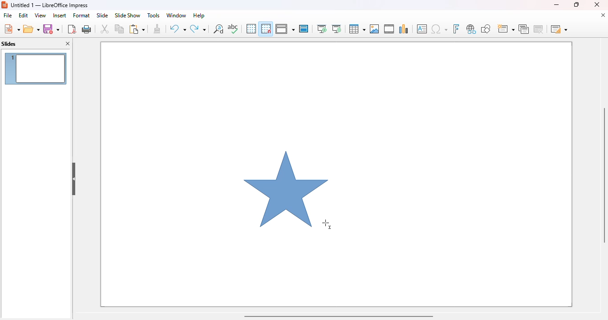  I want to click on paste, so click(137, 29).